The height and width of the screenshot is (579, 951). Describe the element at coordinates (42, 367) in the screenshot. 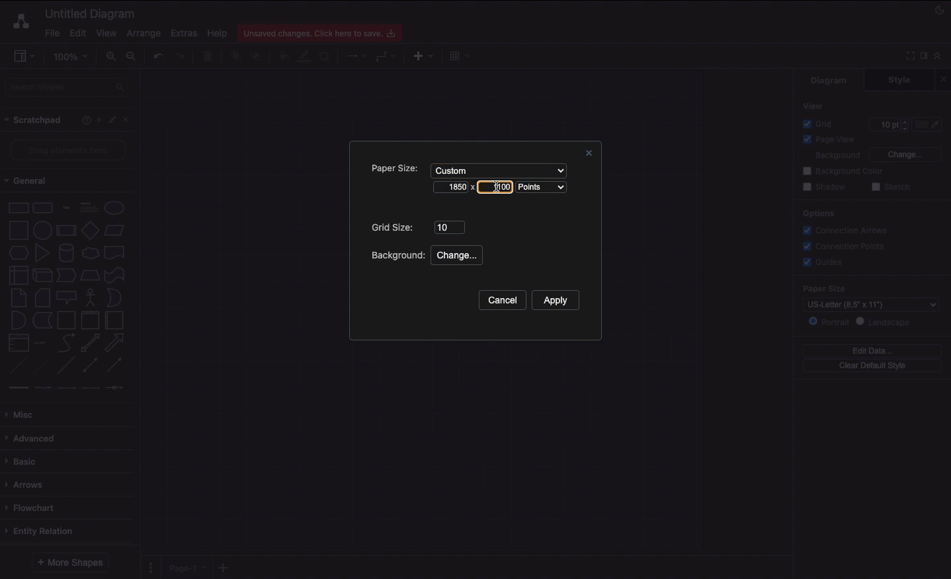

I see `Dotted line` at that location.